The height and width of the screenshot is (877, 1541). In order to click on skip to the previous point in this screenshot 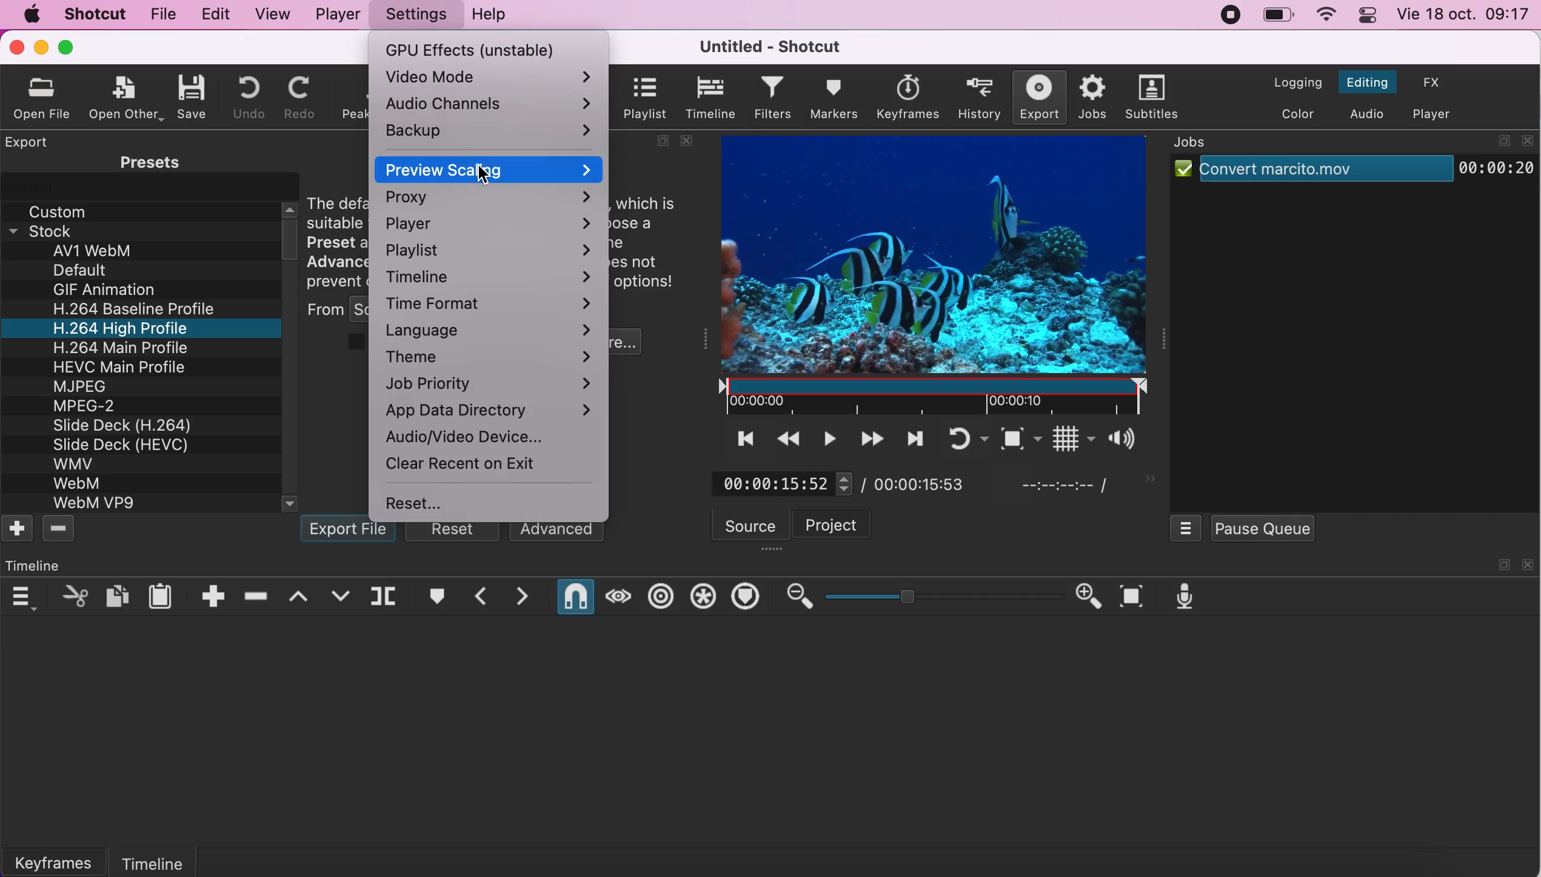, I will do `click(739, 438)`.